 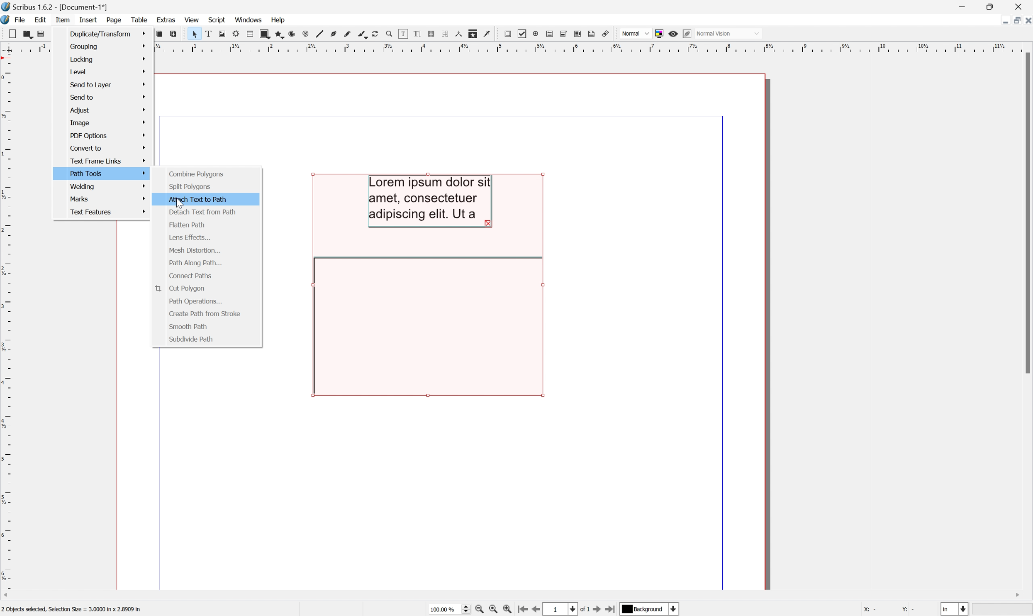 What do you see at coordinates (234, 35) in the screenshot?
I see `Render frame` at bounding box center [234, 35].